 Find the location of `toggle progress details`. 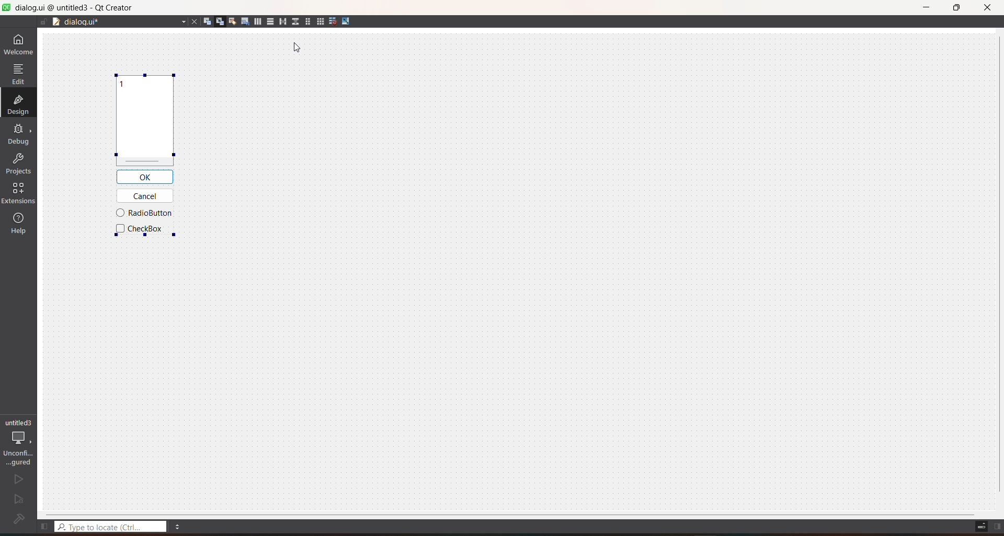

toggle progress details is located at coordinates (981, 526).